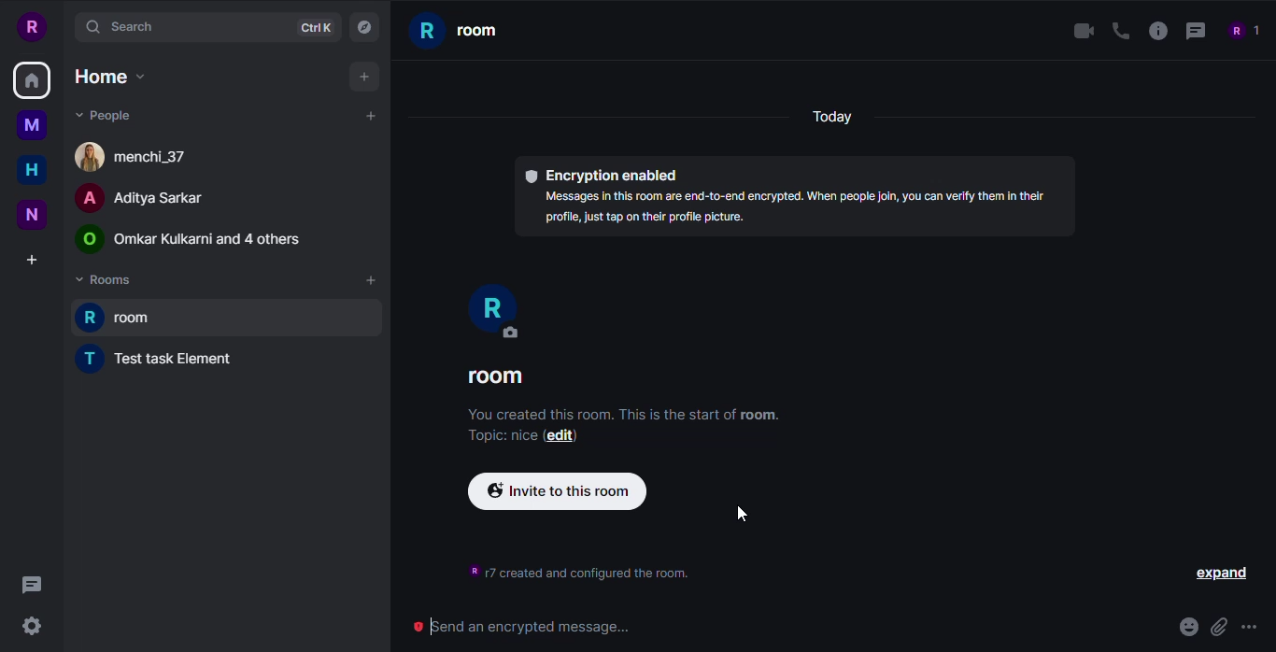 The height and width of the screenshot is (652, 1276). What do you see at coordinates (599, 174) in the screenshot?
I see `encryption enabled` at bounding box center [599, 174].